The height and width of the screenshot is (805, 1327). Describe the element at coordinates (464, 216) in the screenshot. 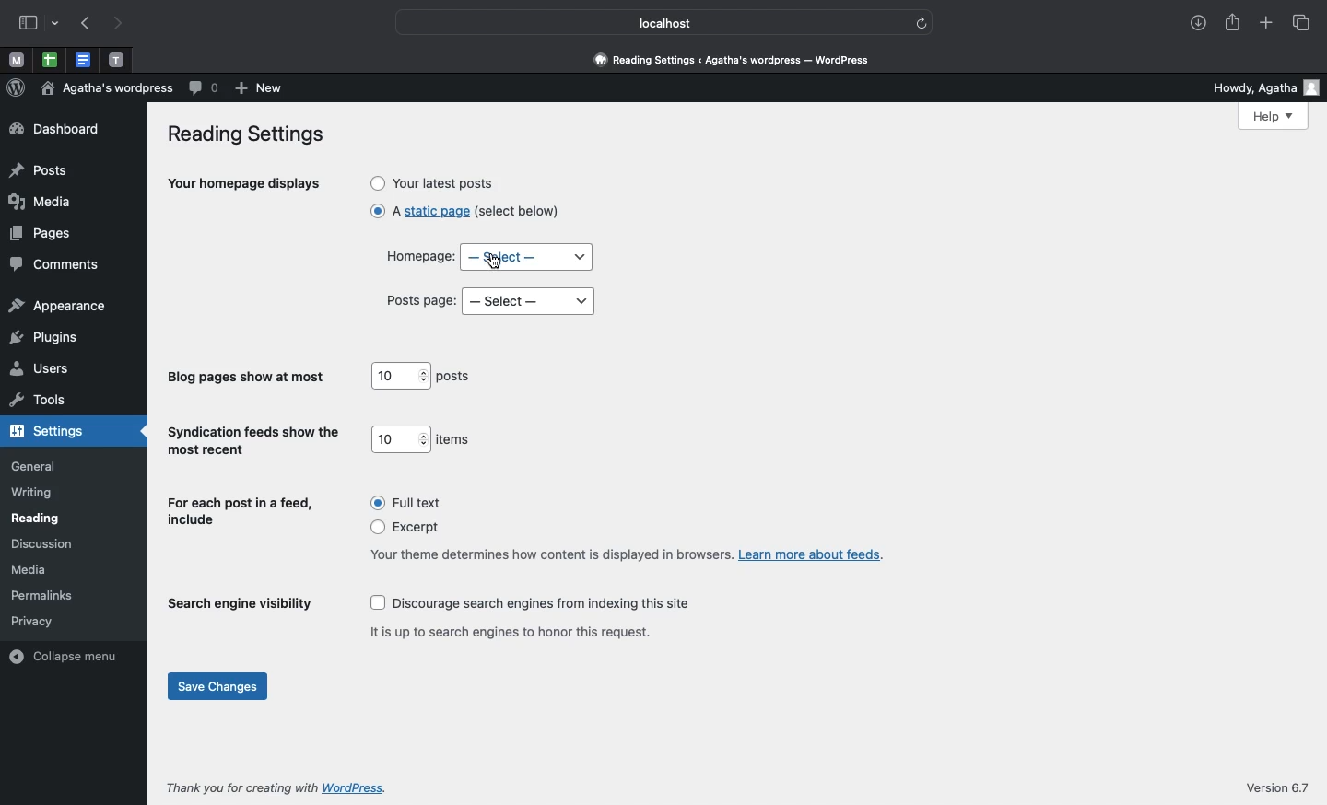

I see `A static page` at that location.